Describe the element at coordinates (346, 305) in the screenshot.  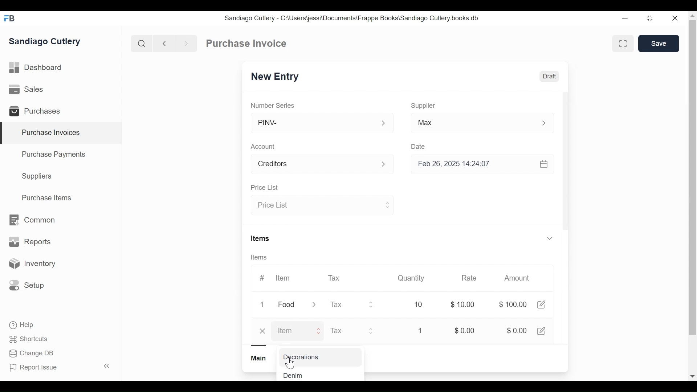
I see `Tax` at that location.